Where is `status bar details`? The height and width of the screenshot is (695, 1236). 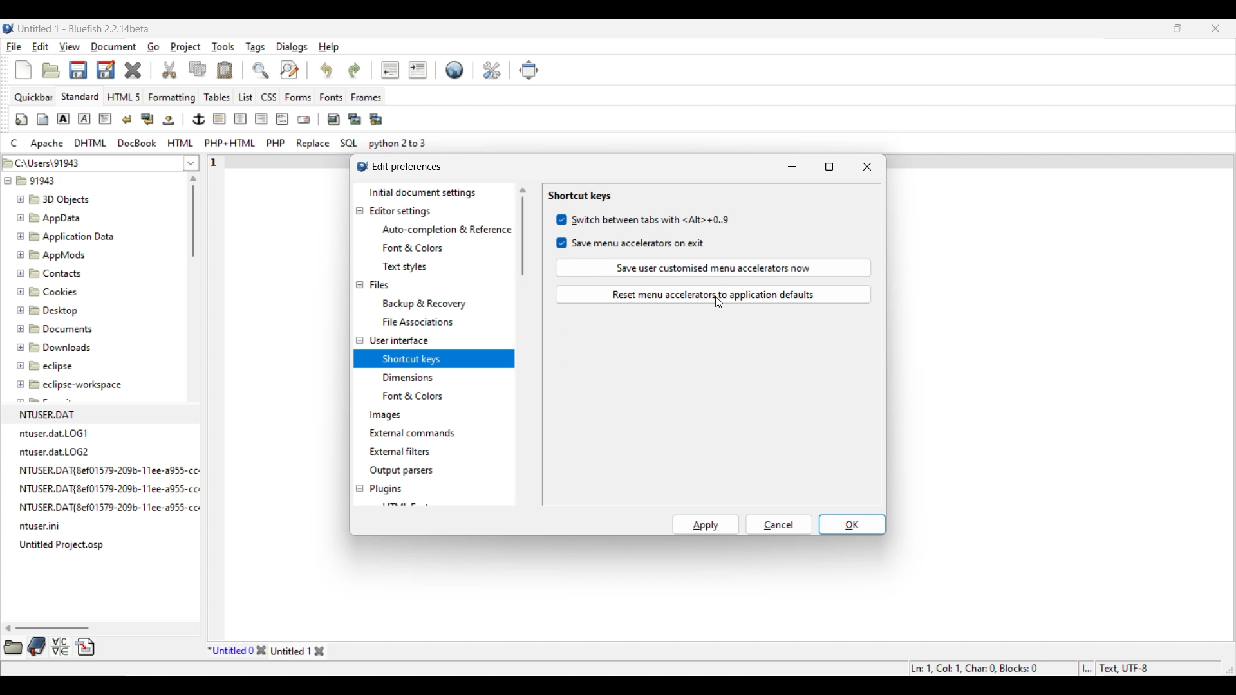
status bar details is located at coordinates (1054, 667).